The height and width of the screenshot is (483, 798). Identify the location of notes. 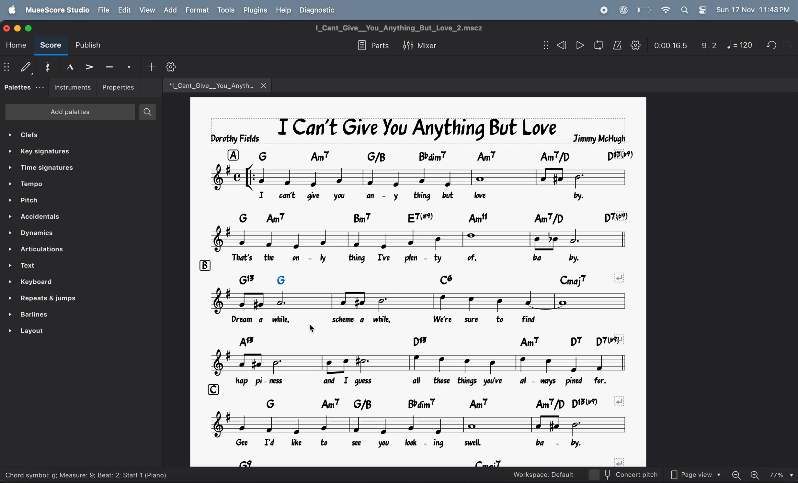
(419, 240).